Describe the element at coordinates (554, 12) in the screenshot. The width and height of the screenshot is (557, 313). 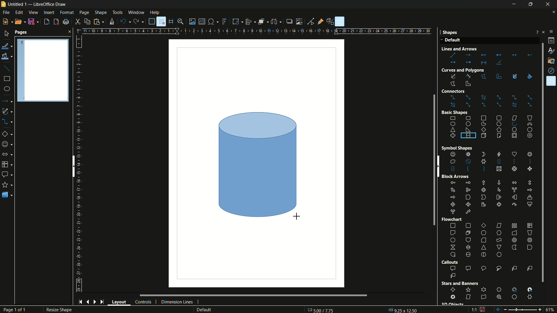
I see `close document` at that location.